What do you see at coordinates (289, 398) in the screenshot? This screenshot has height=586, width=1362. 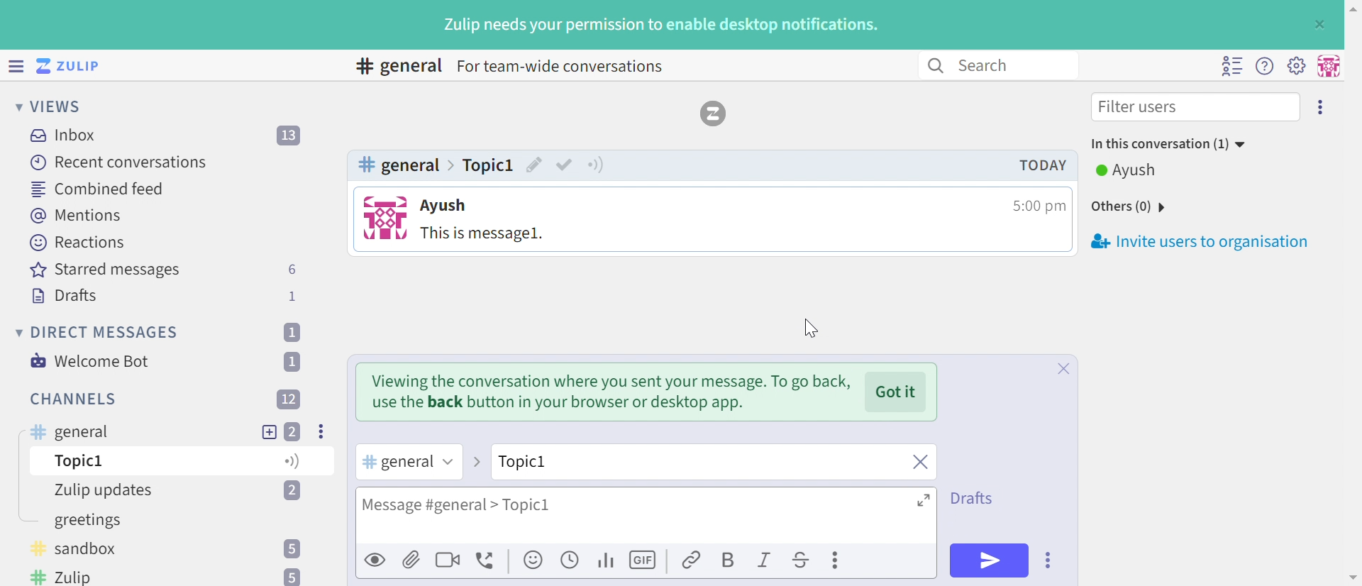 I see `12` at bounding box center [289, 398].